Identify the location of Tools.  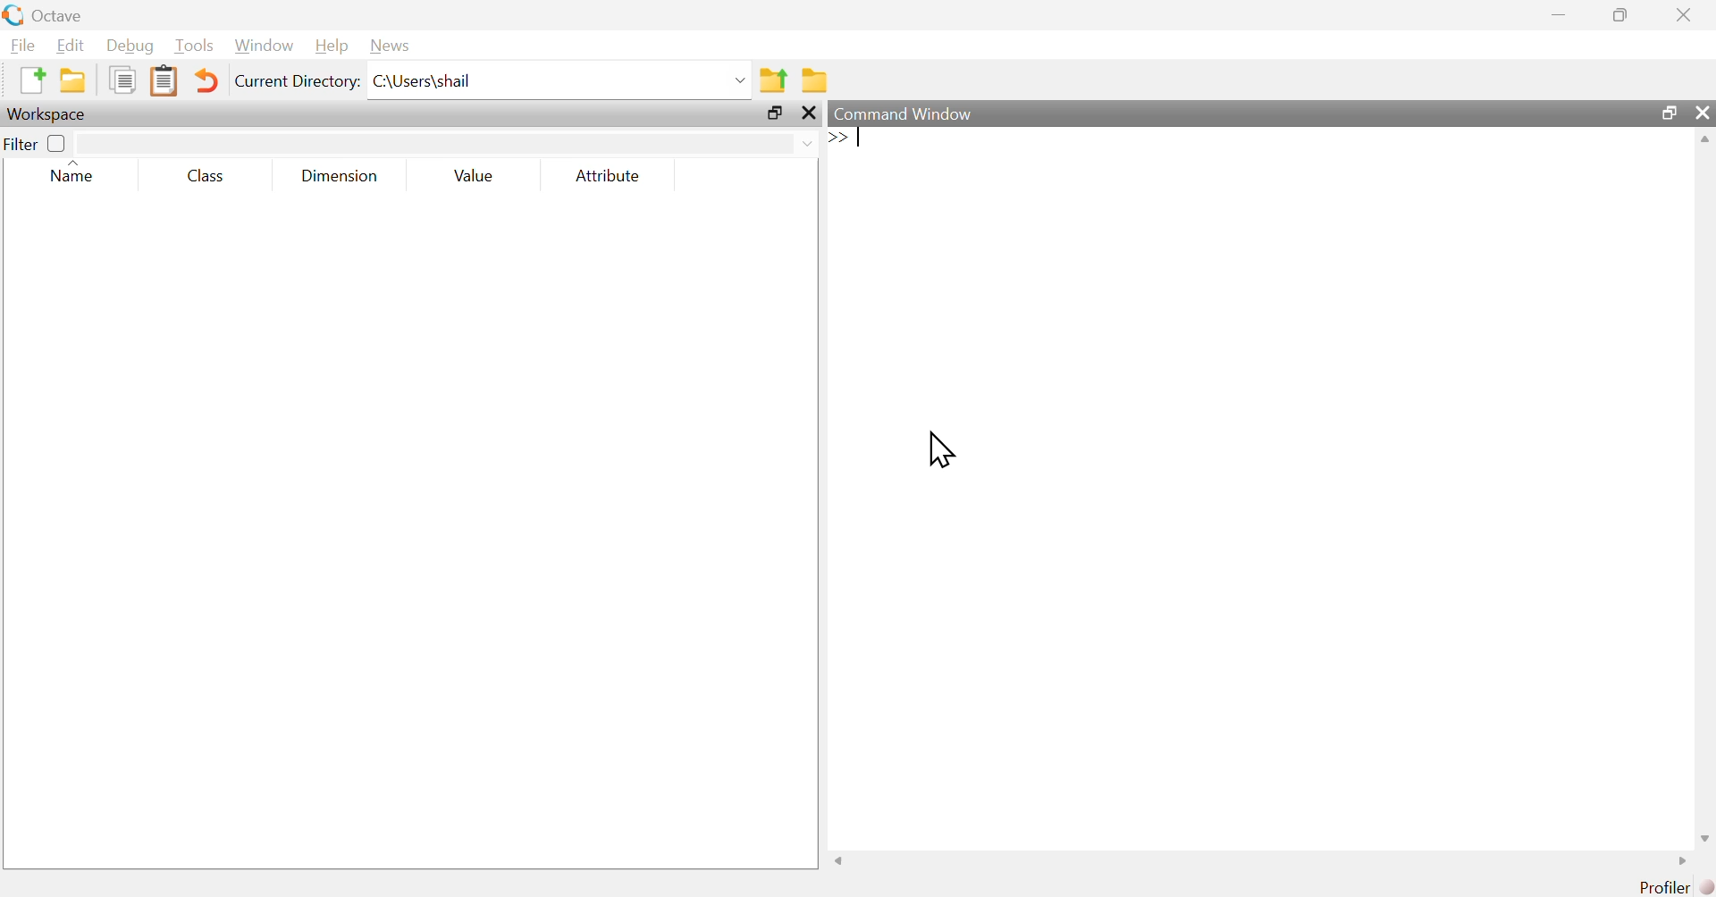
(191, 46).